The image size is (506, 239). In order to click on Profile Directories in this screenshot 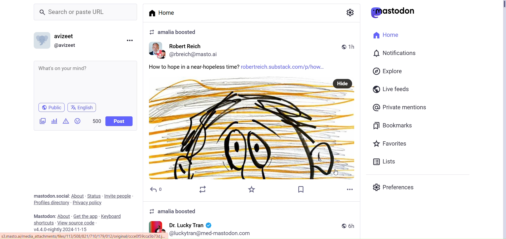, I will do `click(51, 203)`.